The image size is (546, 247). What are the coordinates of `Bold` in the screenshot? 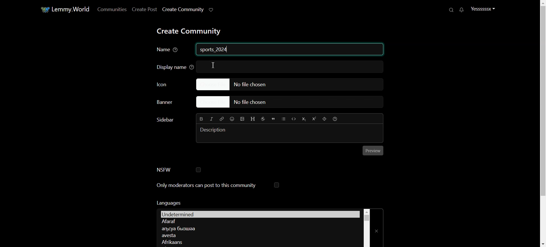 It's located at (202, 118).